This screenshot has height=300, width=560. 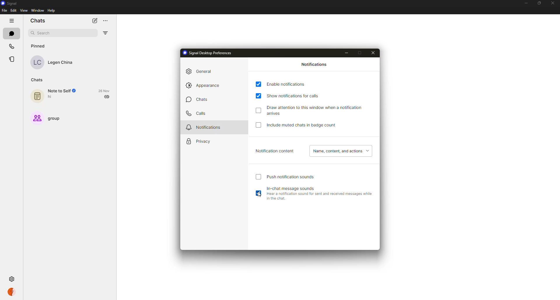 I want to click on view, so click(x=24, y=11).